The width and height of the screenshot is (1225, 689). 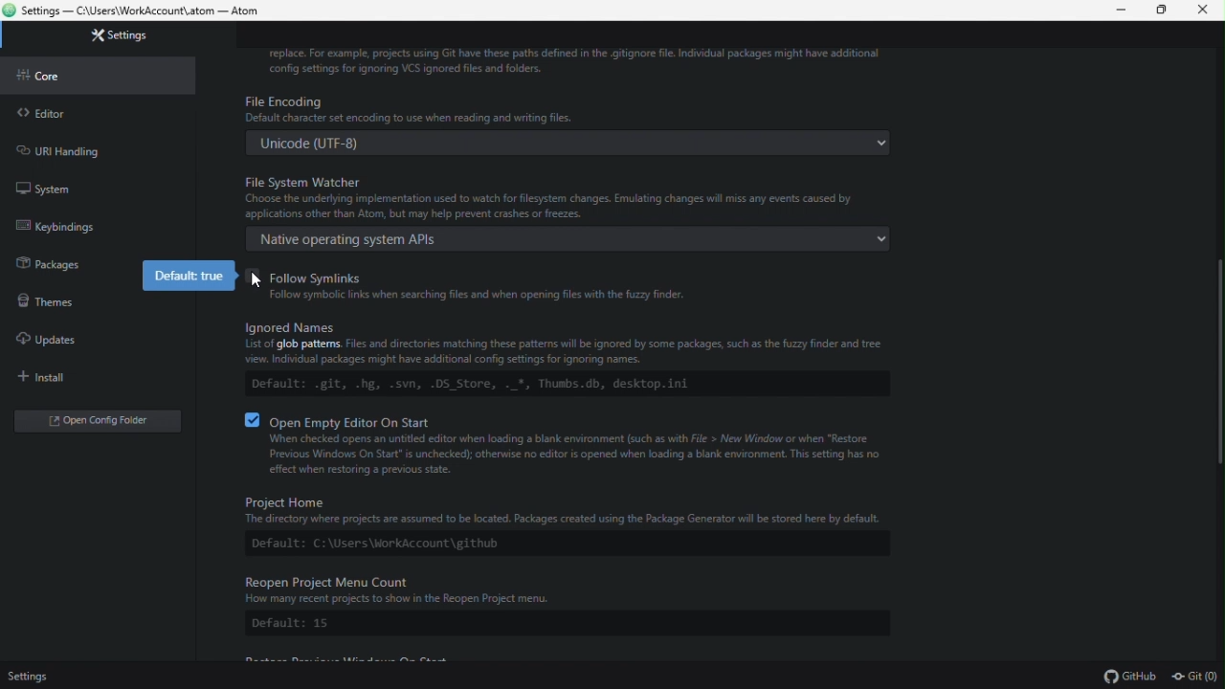 I want to click on Themes, so click(x=40, y=299).